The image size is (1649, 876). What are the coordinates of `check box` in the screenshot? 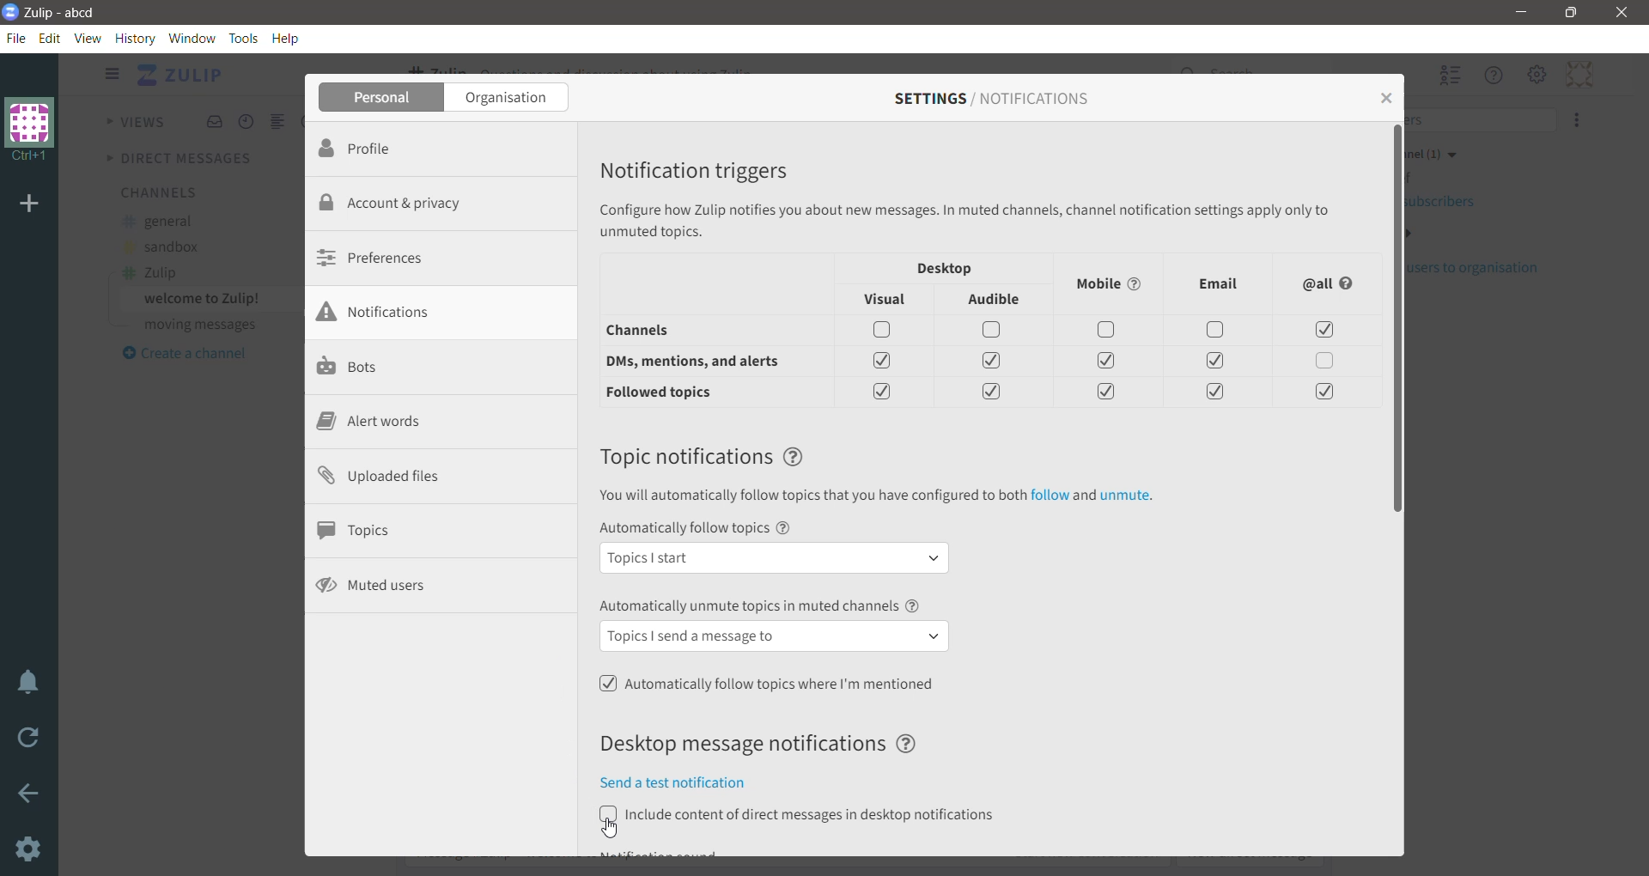 It's located at (1320, 392).